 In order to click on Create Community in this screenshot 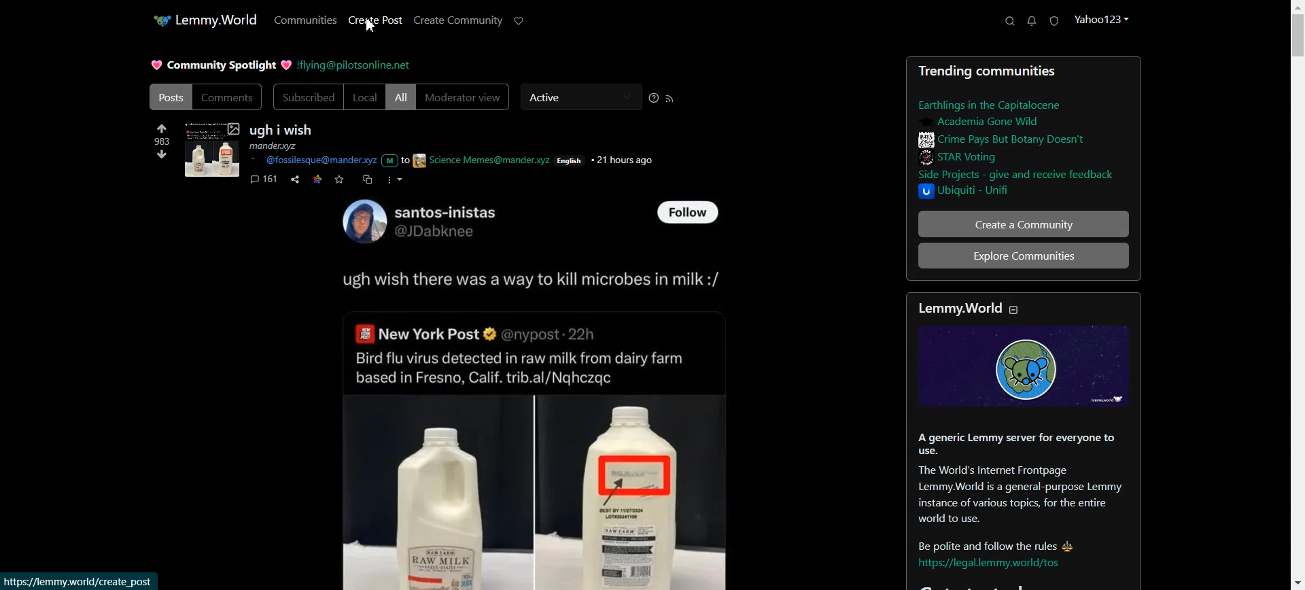, I will do `click(458, 20)`.